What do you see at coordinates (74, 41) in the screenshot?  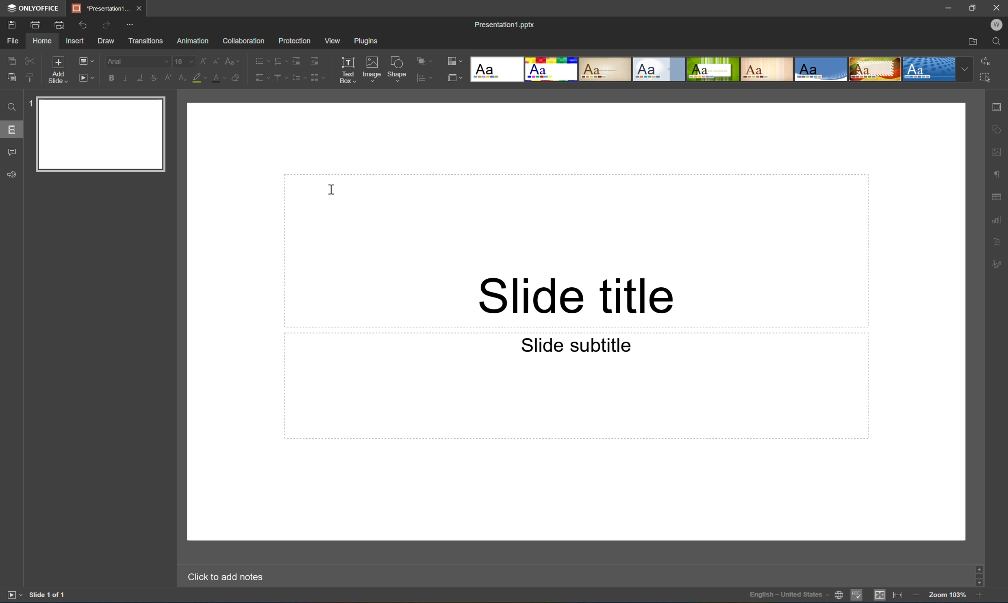 I see `Insert` at bounding box center [74, 41].